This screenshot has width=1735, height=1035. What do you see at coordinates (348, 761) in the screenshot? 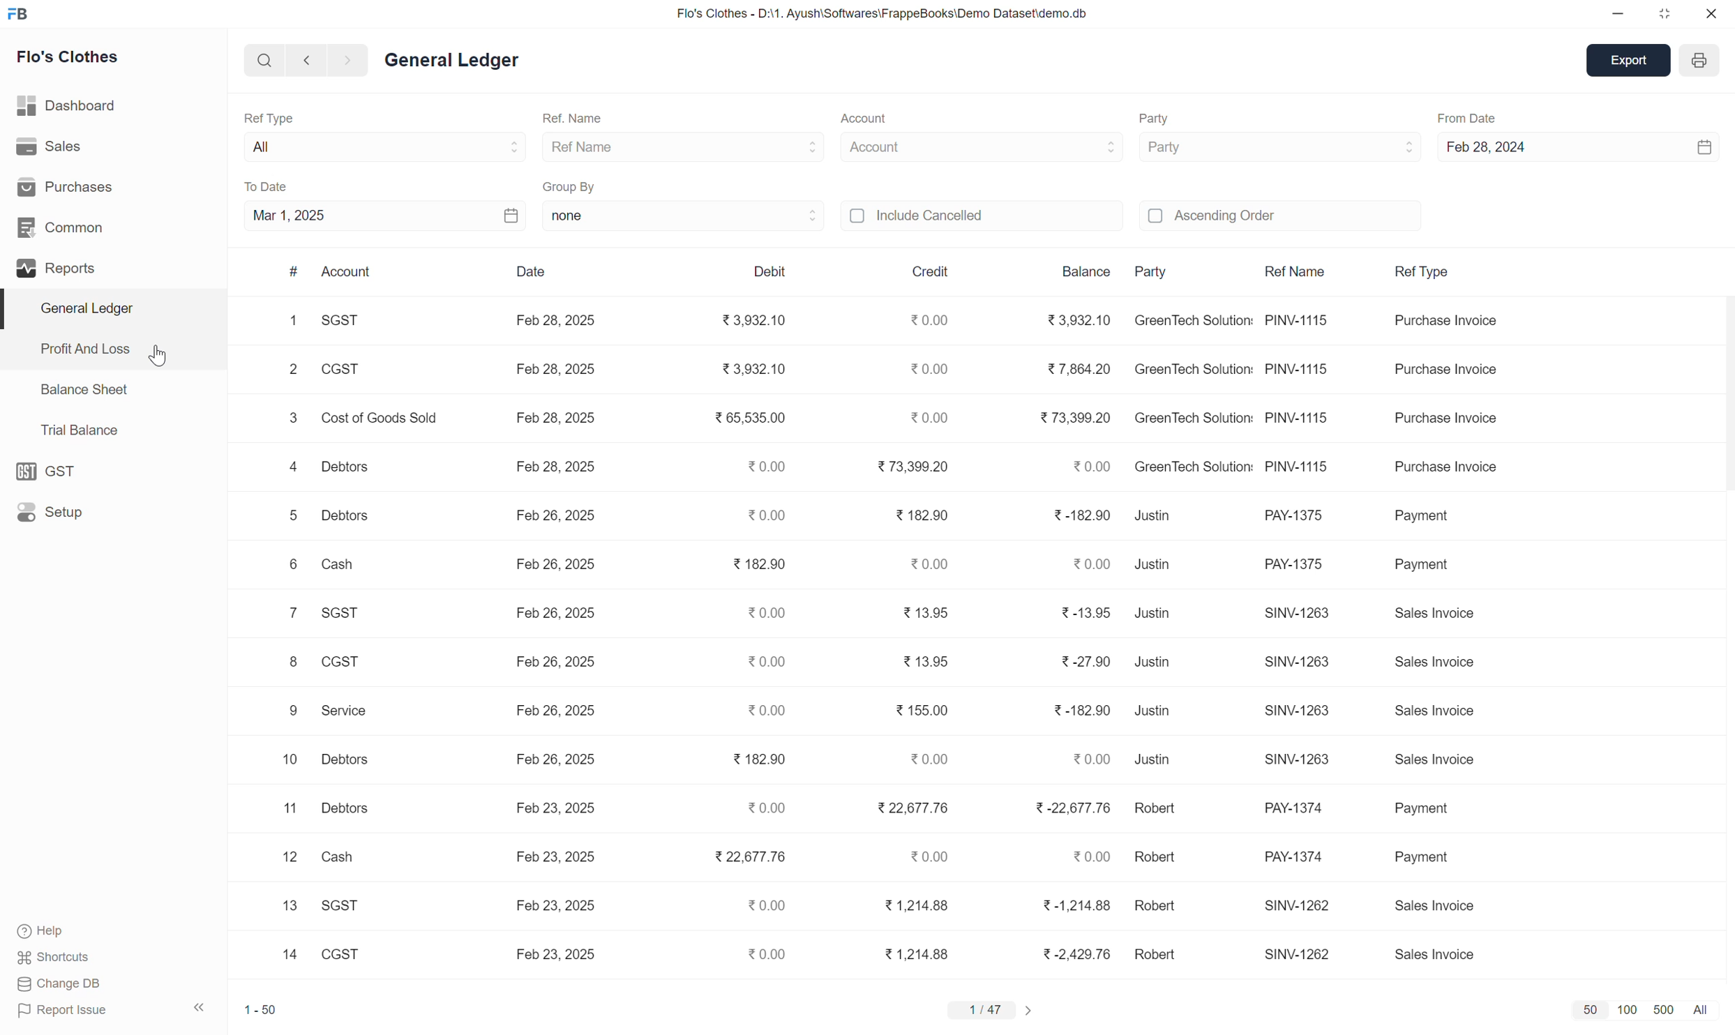
I see `Debtors` at bounding box center [348, 761].